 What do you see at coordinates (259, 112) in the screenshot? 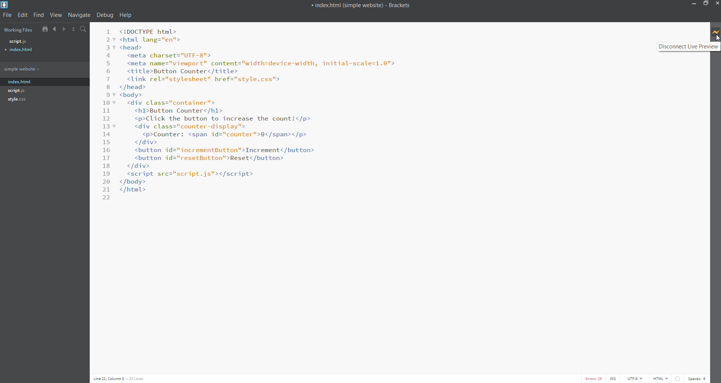
I see `code editor` at bounding box center [259, 112].